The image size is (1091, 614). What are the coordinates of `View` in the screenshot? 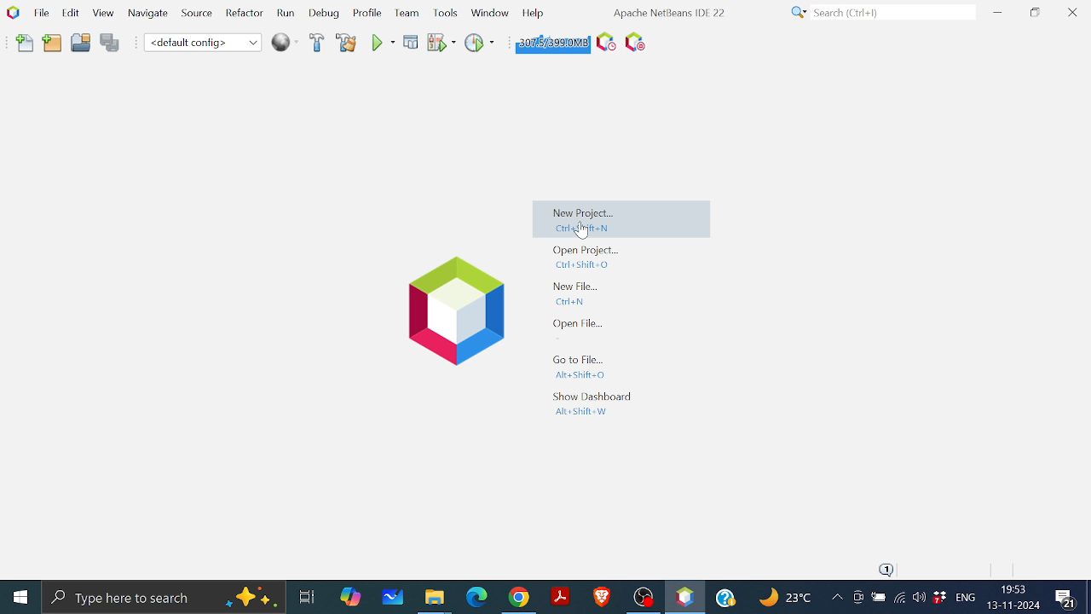 It's located at (102, 14).